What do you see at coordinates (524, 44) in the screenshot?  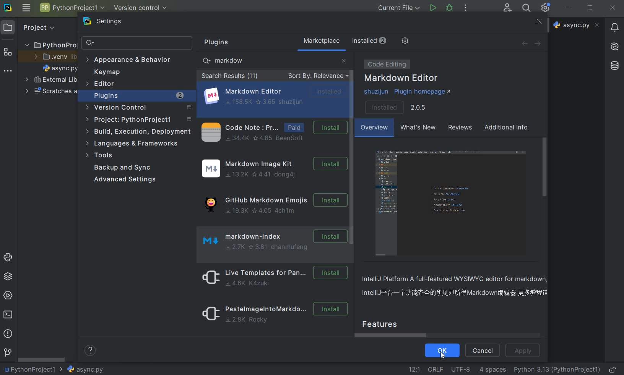 I see `back` at bounding box center [524, 44].